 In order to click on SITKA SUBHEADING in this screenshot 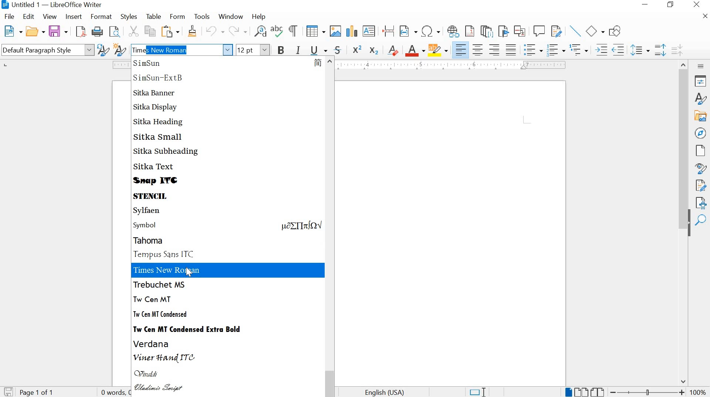, I will do `click(166, 152)`.